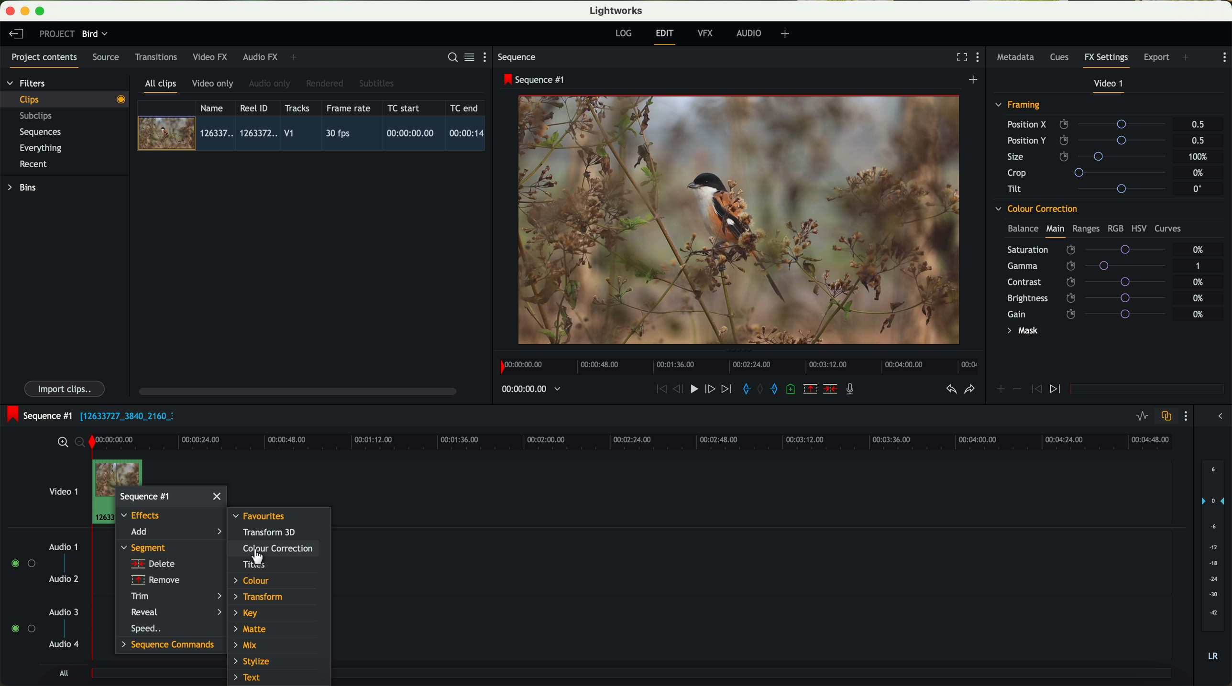  What do you see at coordinates (975, 80) in the screenshot?
I see `create a new sequence` at bounding box center [975, 80].